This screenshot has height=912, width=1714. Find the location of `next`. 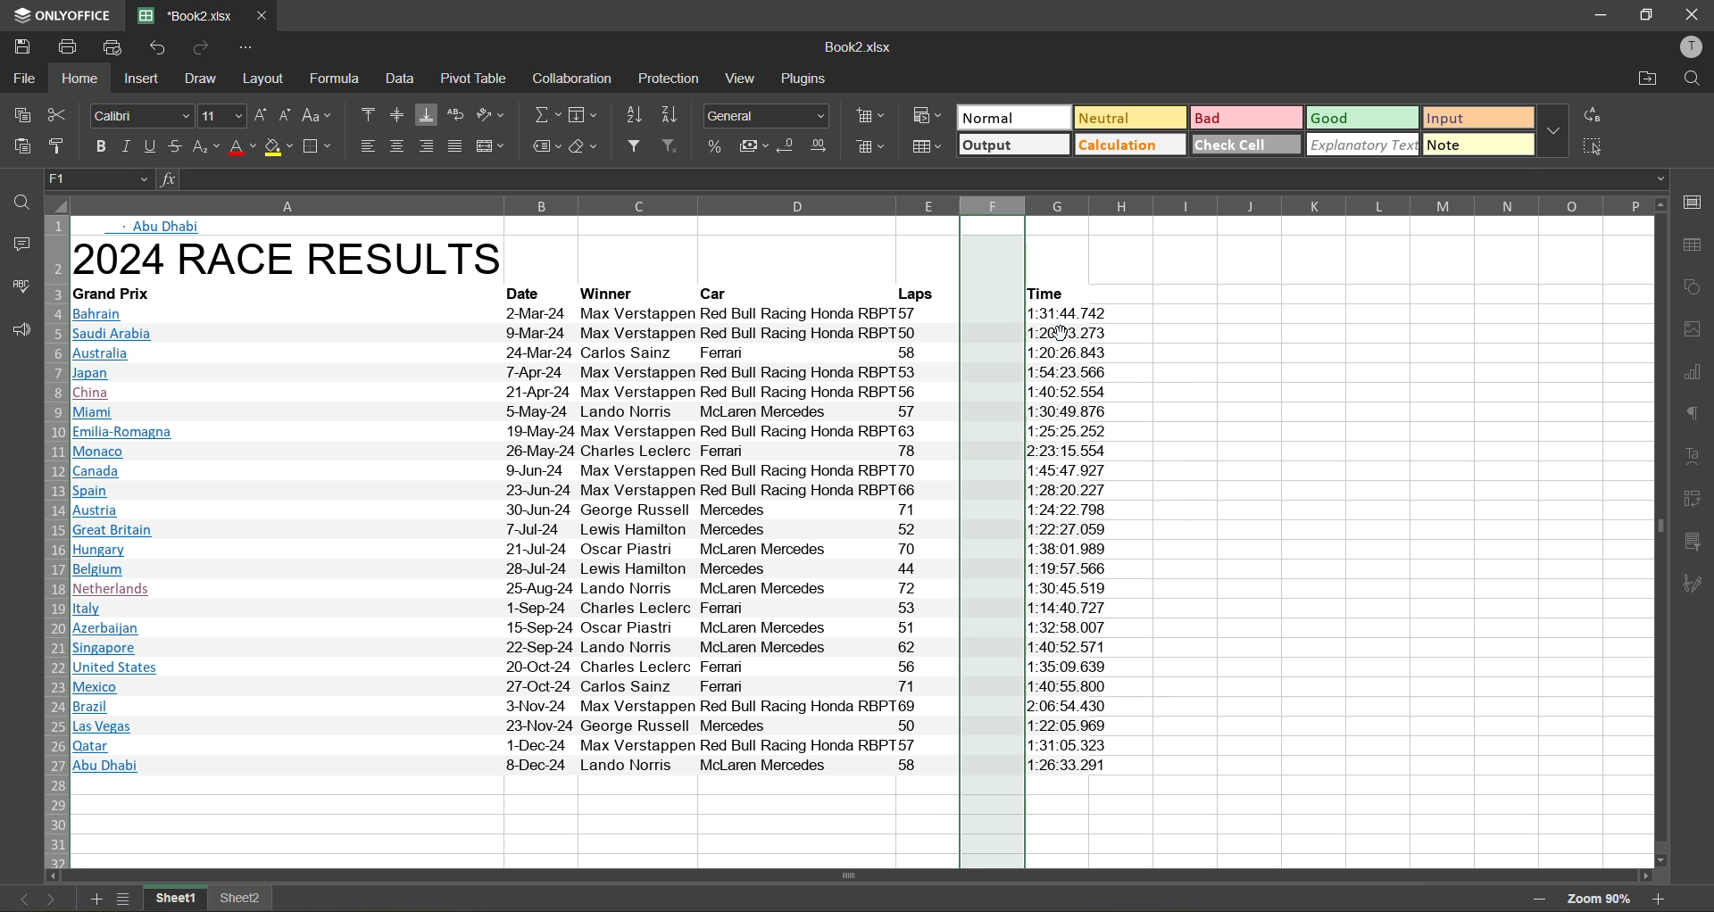

next is located at coordinates (47, 898).